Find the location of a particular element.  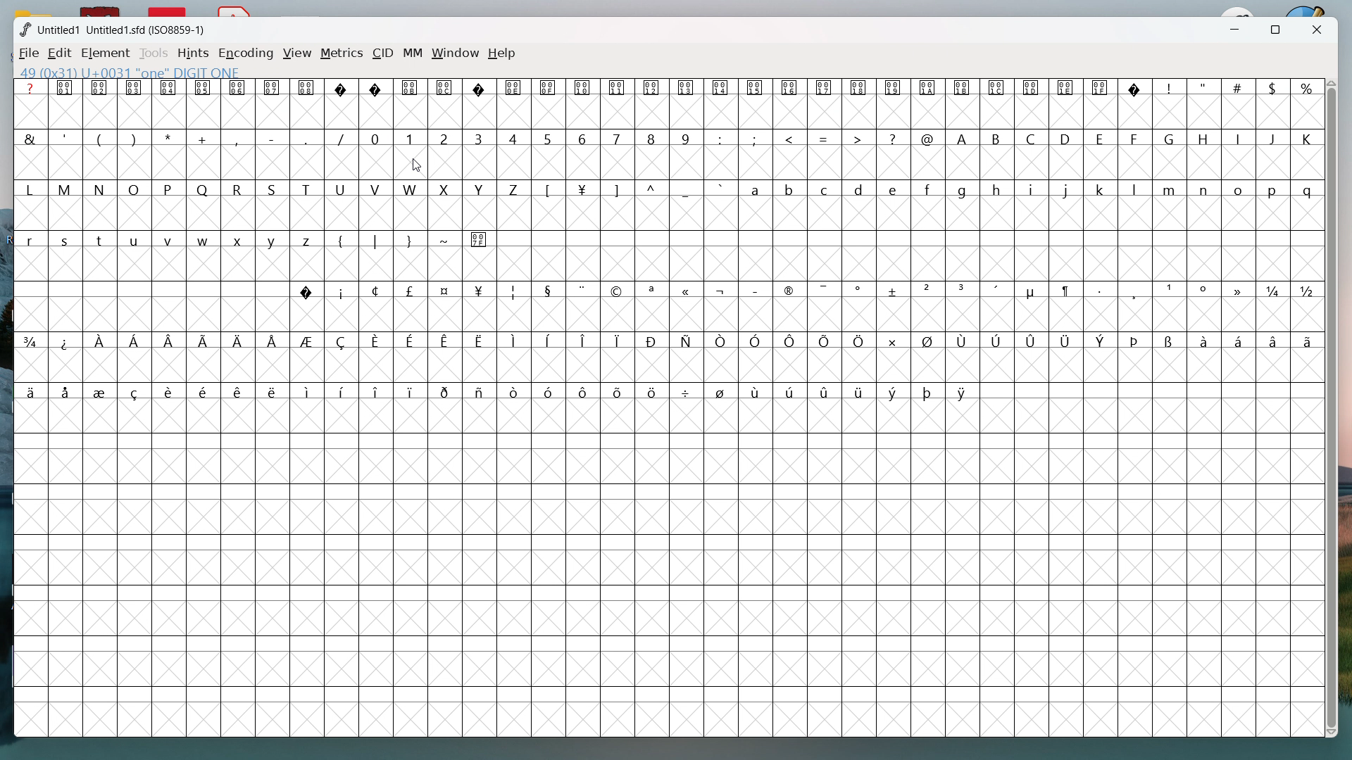

symbol is located at coordinates (790, 393).